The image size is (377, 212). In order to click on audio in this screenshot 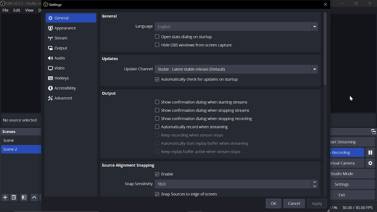, I will do `click(69, 58)`.